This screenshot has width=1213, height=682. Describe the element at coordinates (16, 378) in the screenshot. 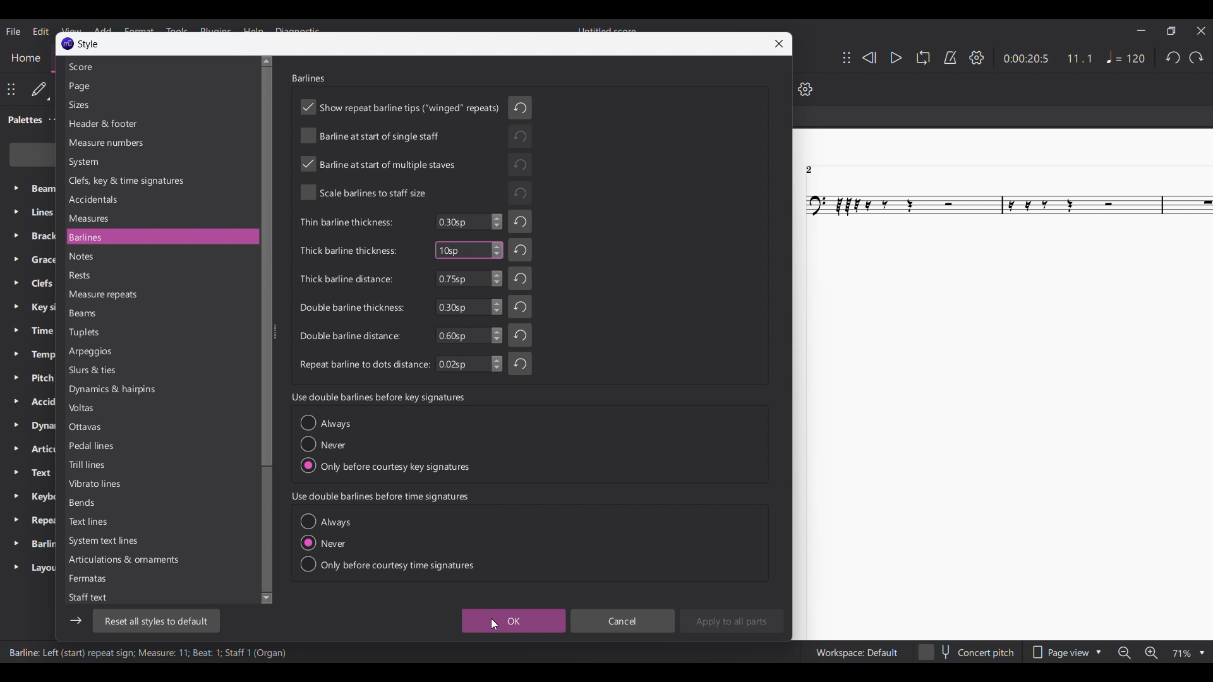

I see `Expand` at that location.